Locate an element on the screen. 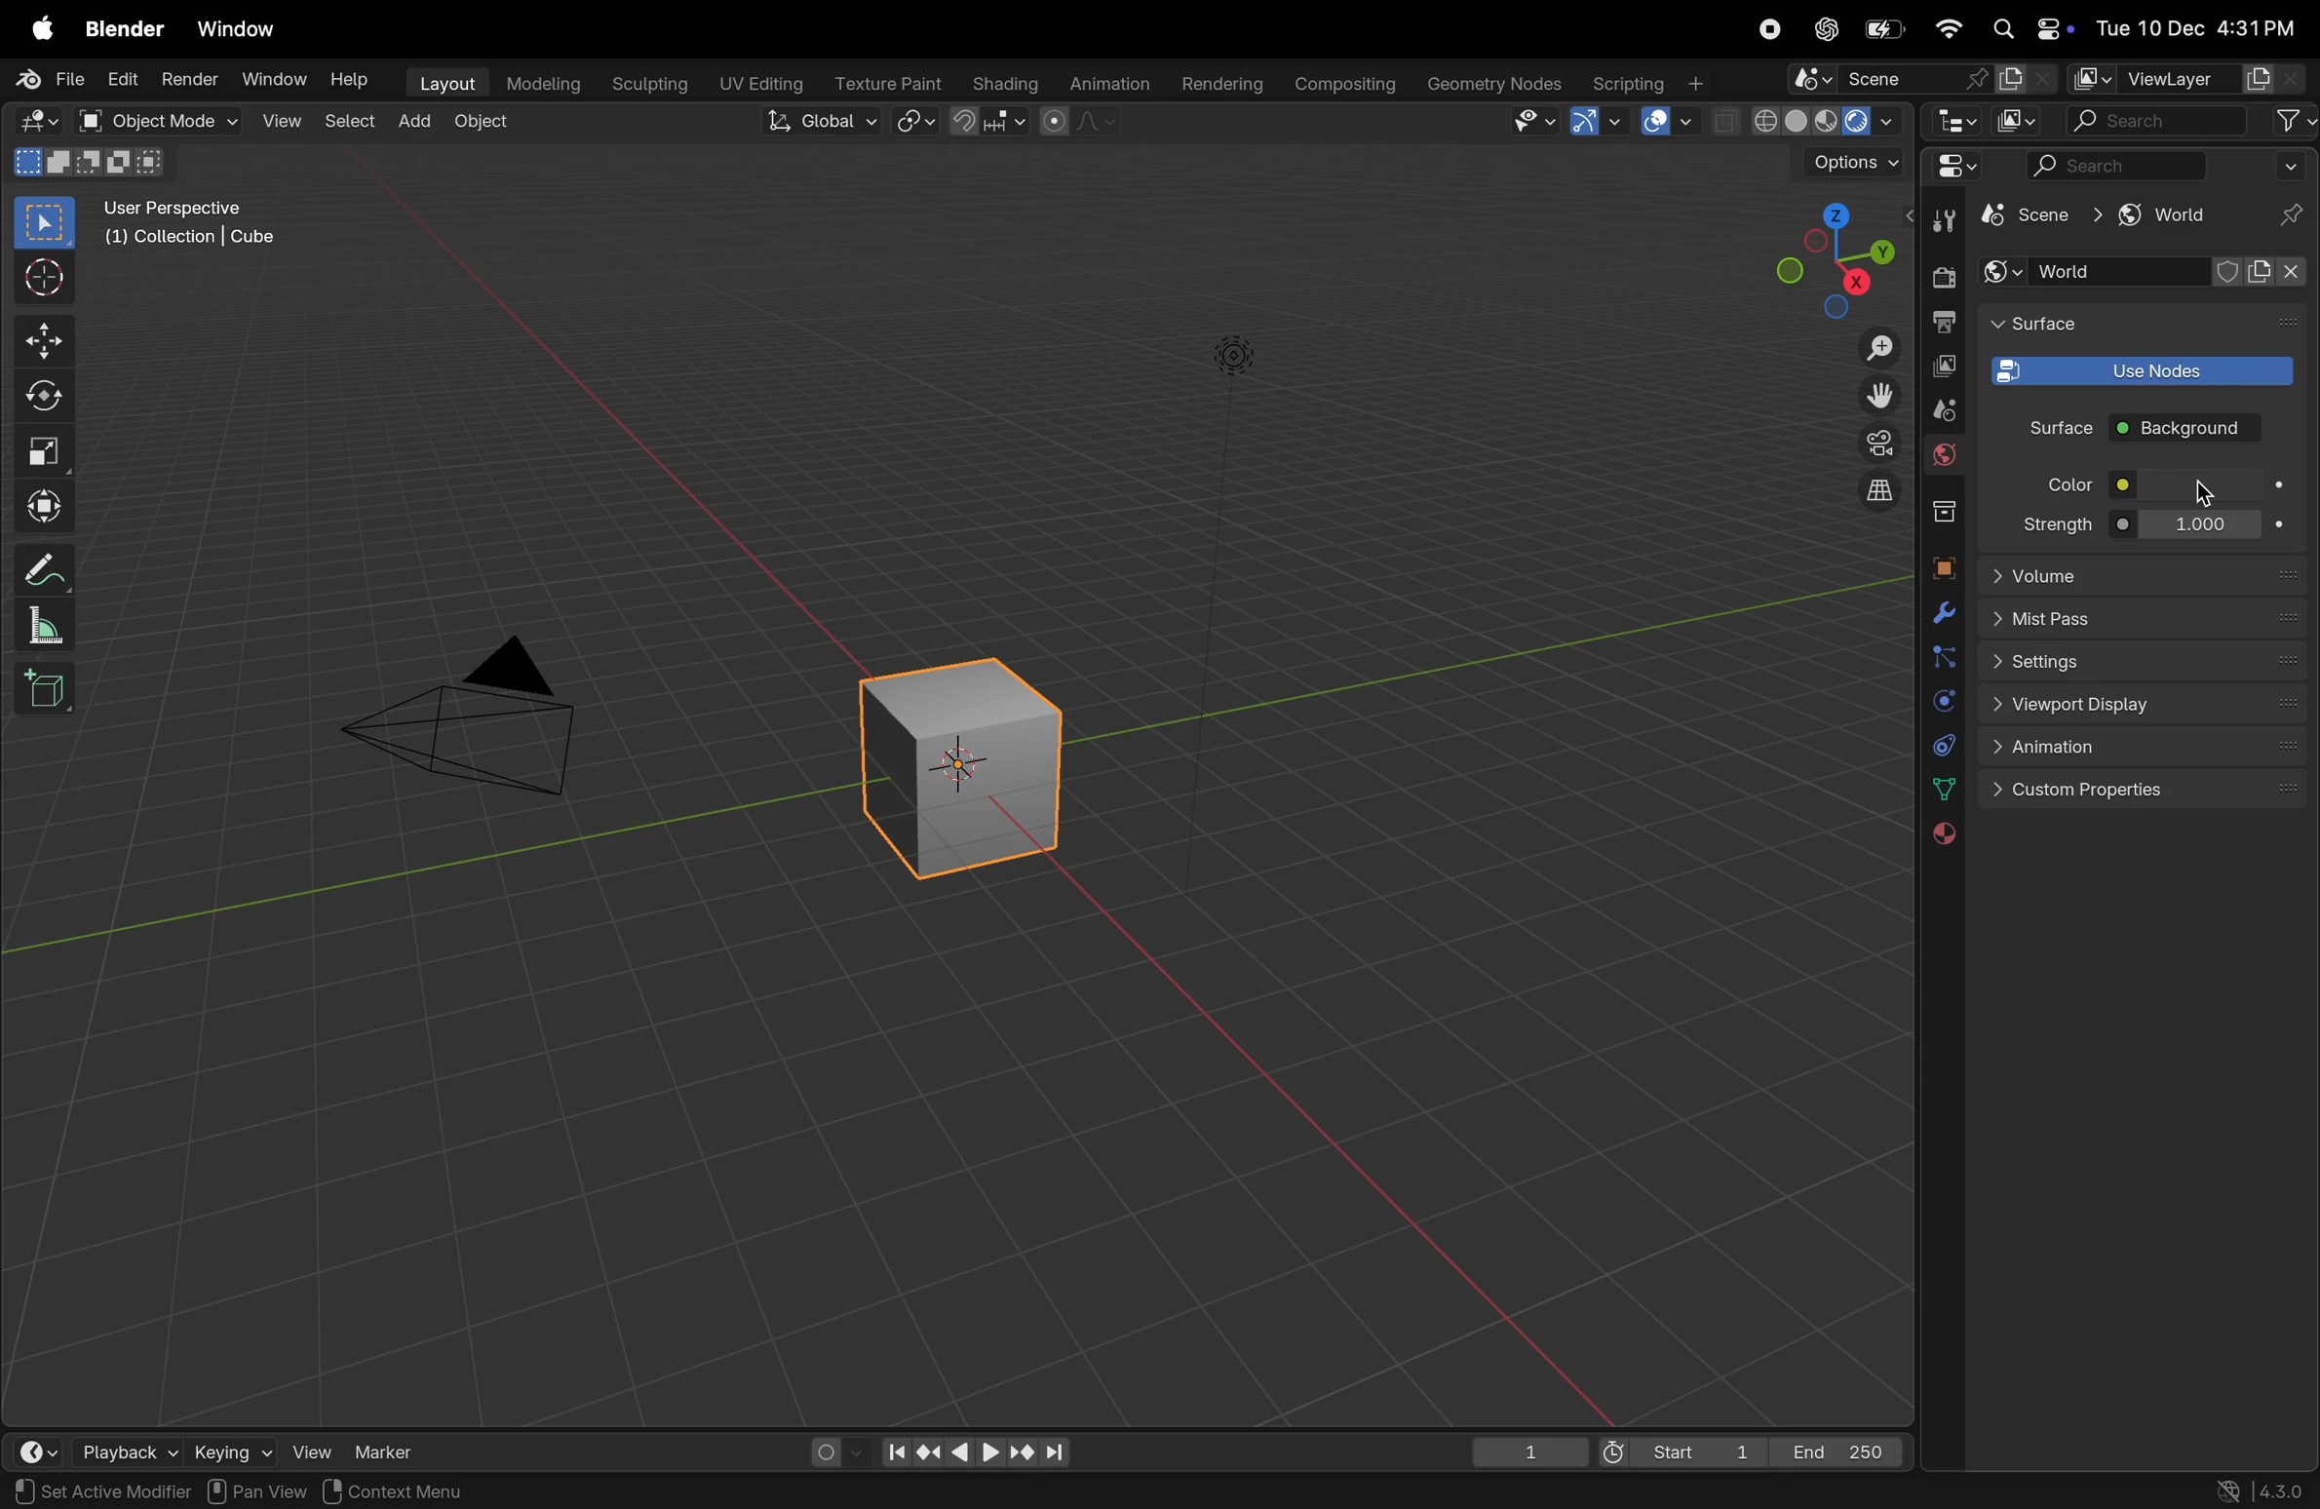 This screenshot has height=1509, width=2320. Global is located at coordinates (823, 123).